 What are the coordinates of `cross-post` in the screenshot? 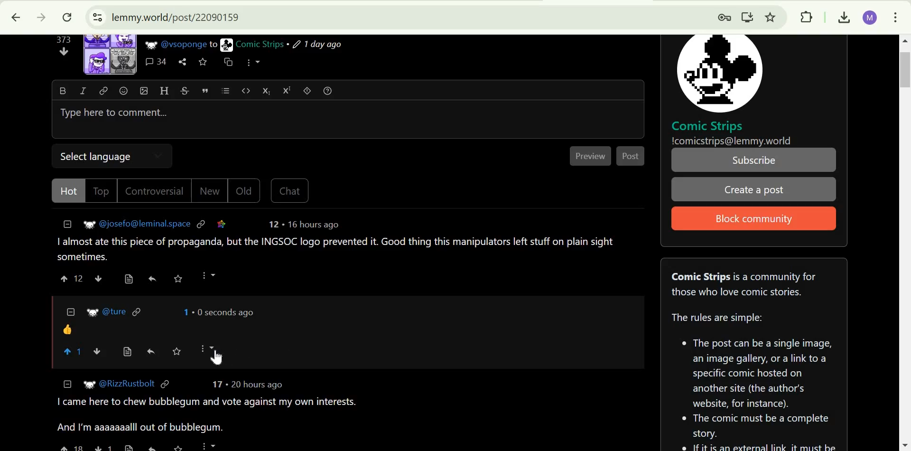 It's located at (227, 61).